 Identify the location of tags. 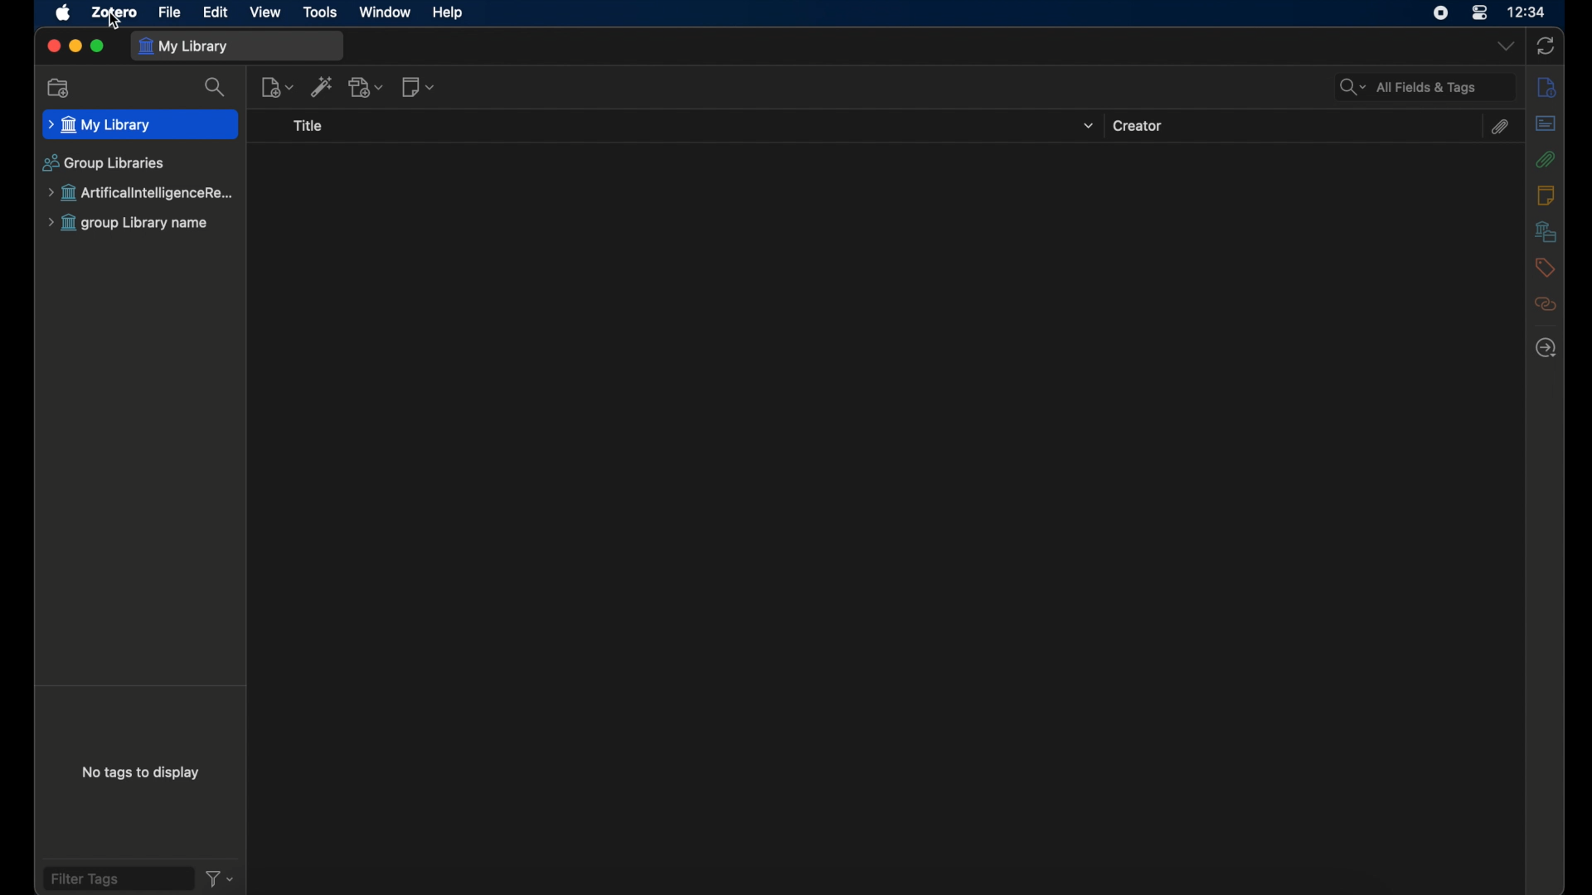
(1544, 268).